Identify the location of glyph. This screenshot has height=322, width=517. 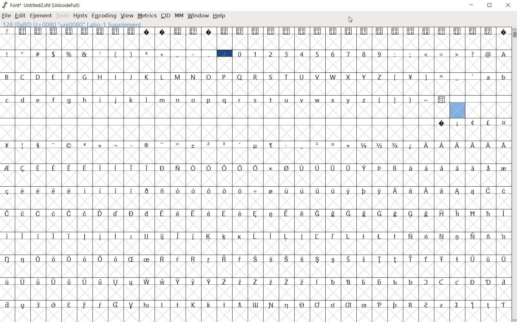
(54, 259).